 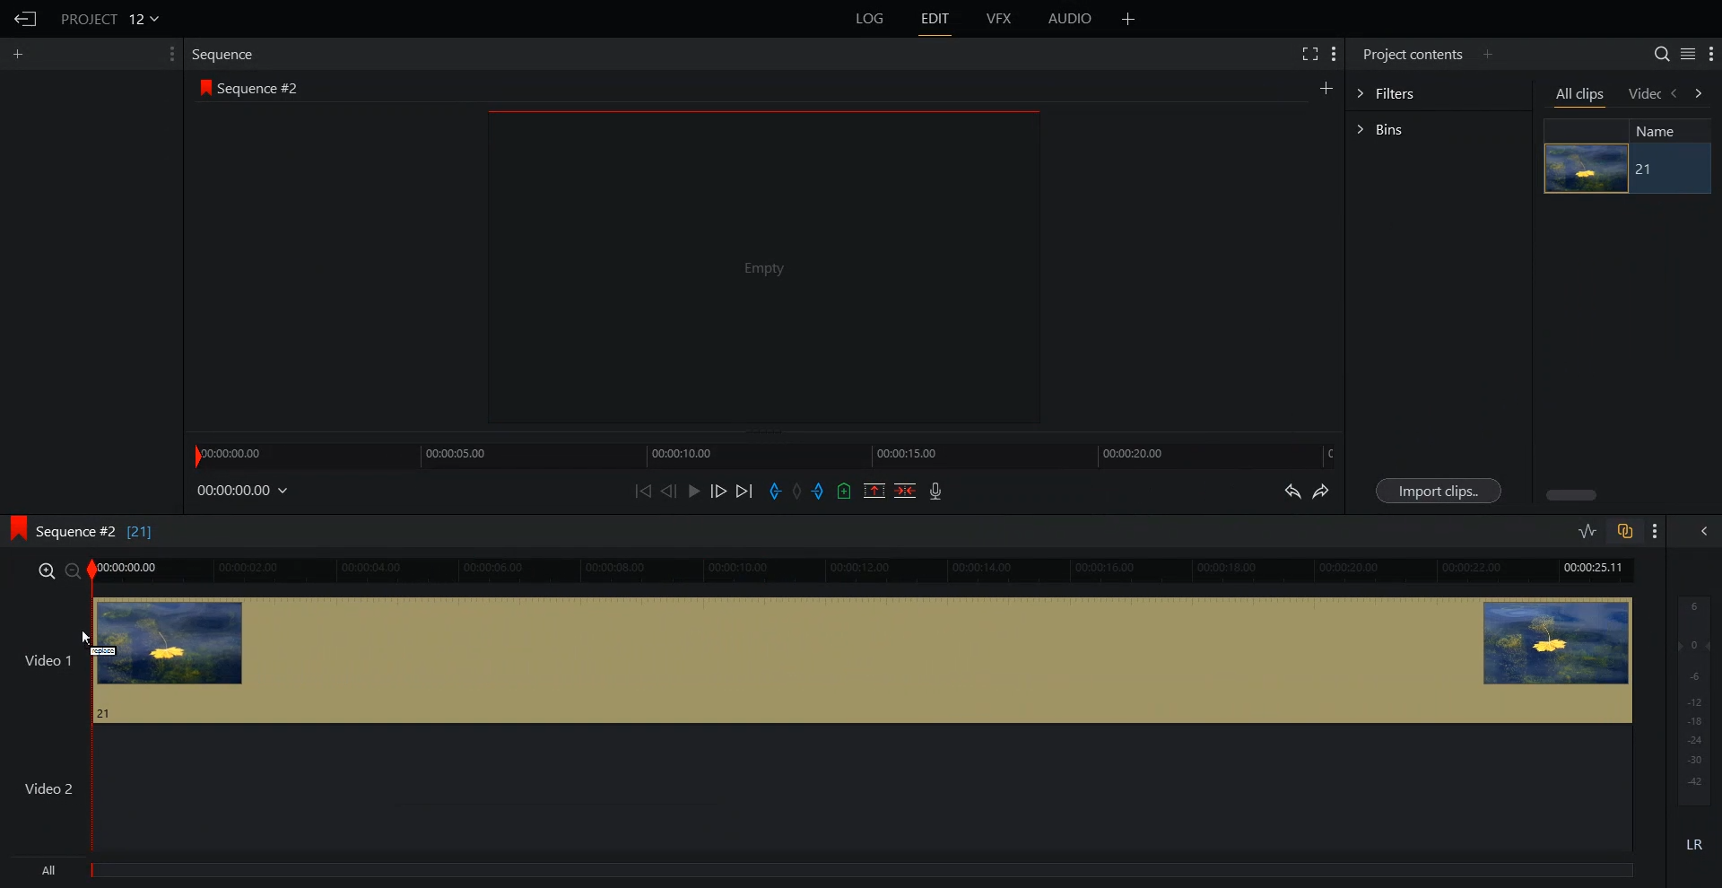 I want to click on Redo, so click(x=1321, y=491).